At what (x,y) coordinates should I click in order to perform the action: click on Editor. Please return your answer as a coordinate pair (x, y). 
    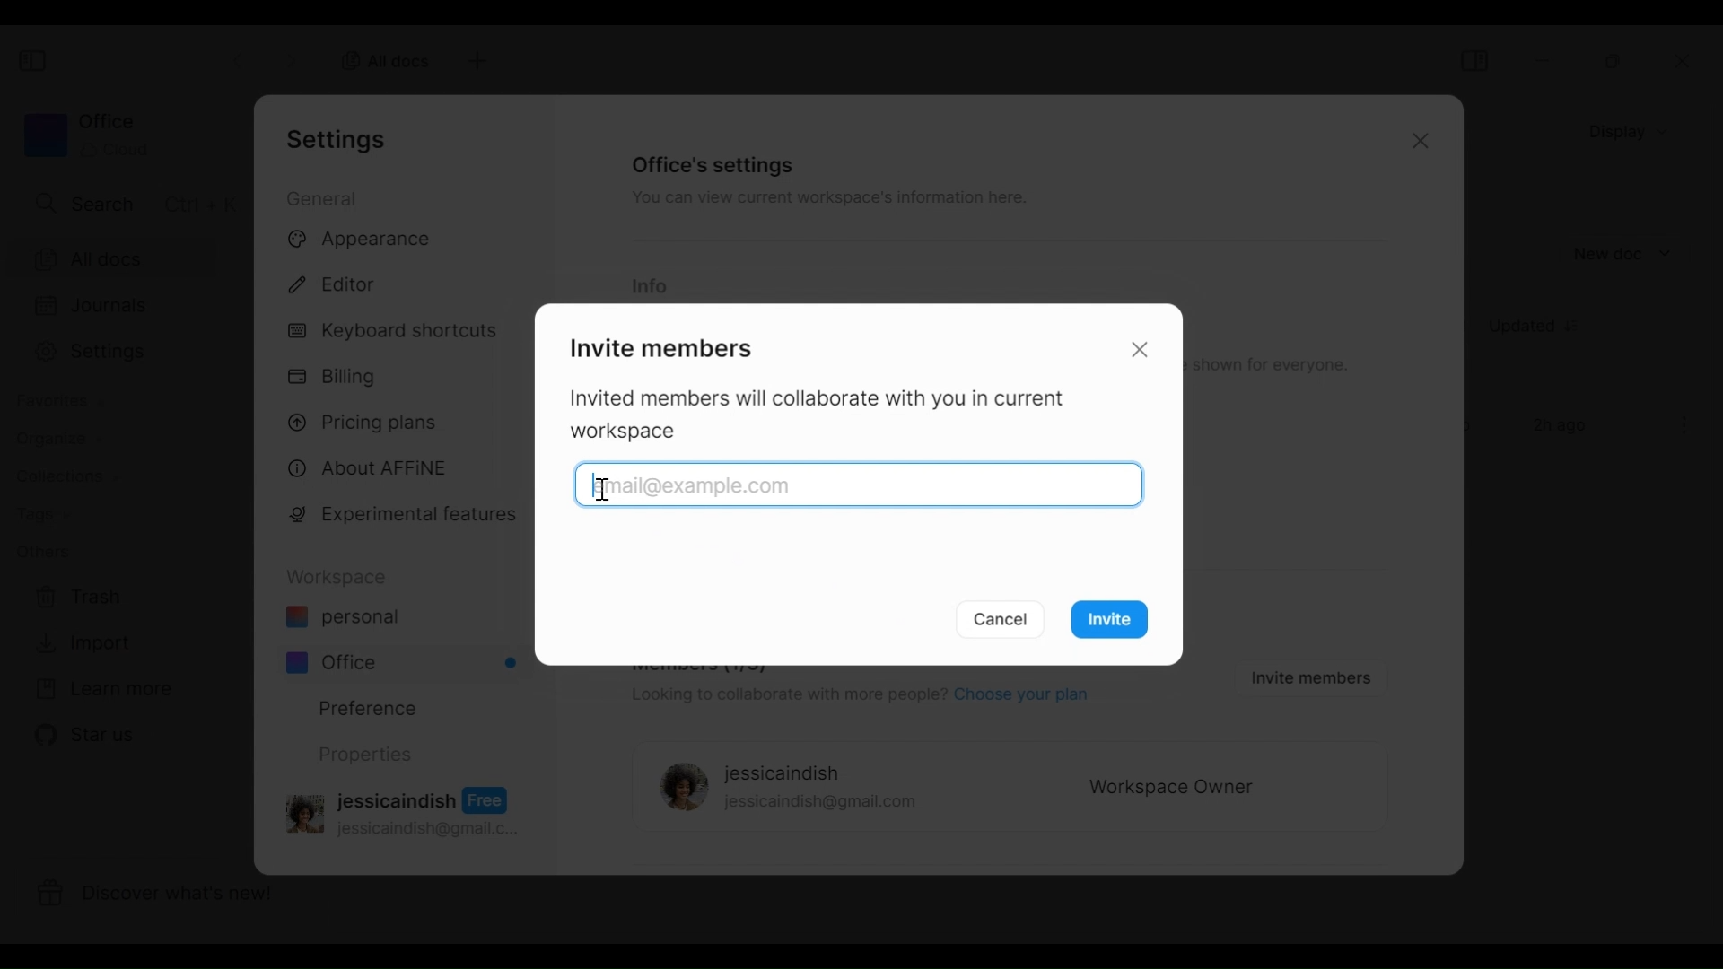
    Looking at the image, I should click on (340, 282).